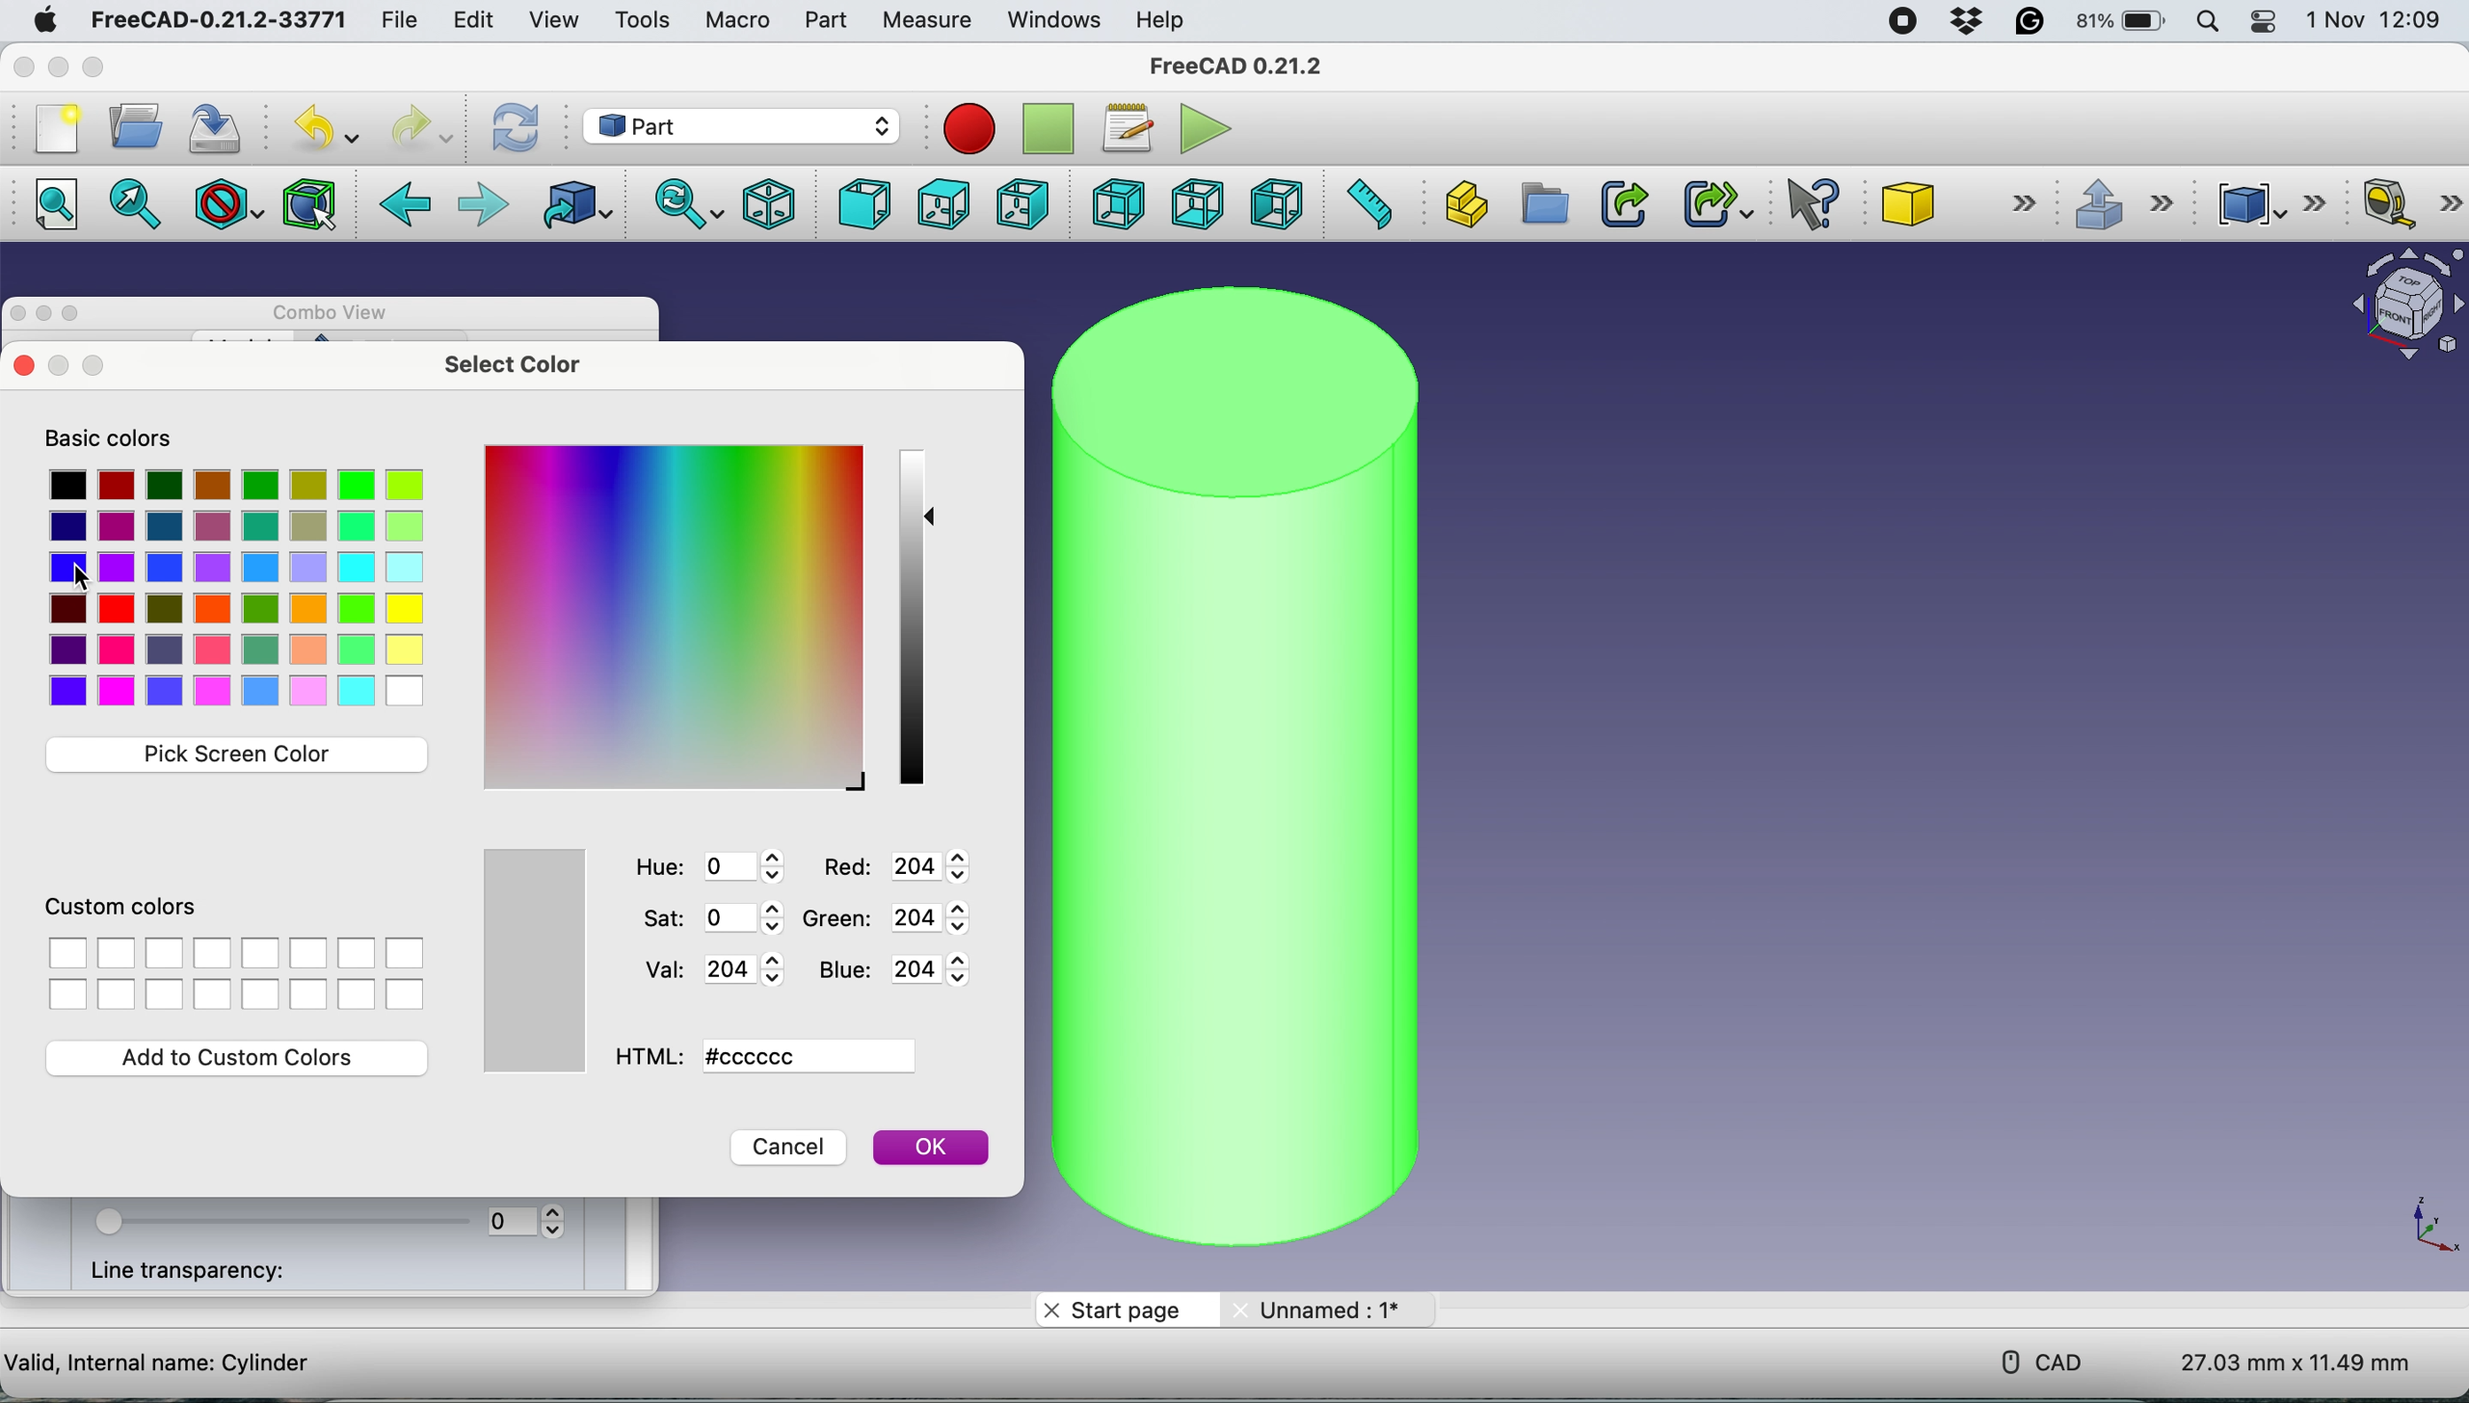 The image size is (2469, 1403). What do you see at coordinates (829, 23) in the screenshot?
I see `part` at bounding box center [829, 23].